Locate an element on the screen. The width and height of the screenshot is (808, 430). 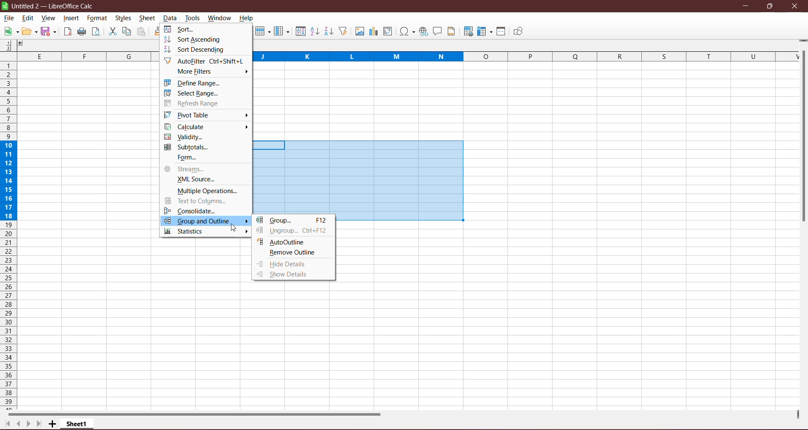
Freeze Rows and Columns is located at coordinates (485, 32).